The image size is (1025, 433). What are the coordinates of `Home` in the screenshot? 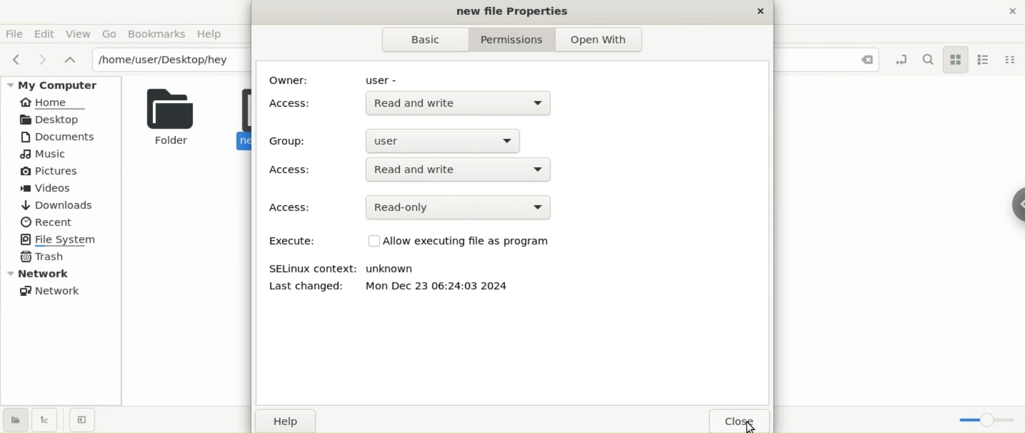 It's located at (54, 103).